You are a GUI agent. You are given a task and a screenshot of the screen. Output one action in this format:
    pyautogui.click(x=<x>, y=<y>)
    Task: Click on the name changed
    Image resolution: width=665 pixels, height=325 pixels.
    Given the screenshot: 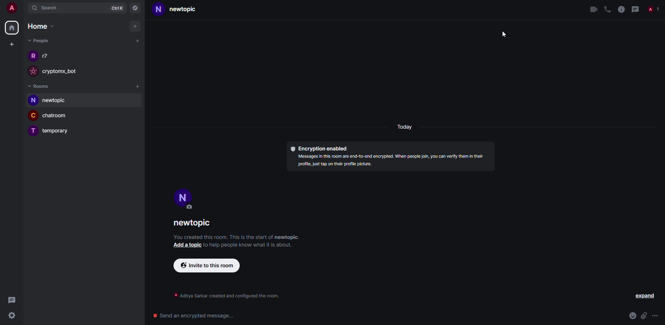 What is the action you would take?
    pyautogui.click(x=191, y=222)
    